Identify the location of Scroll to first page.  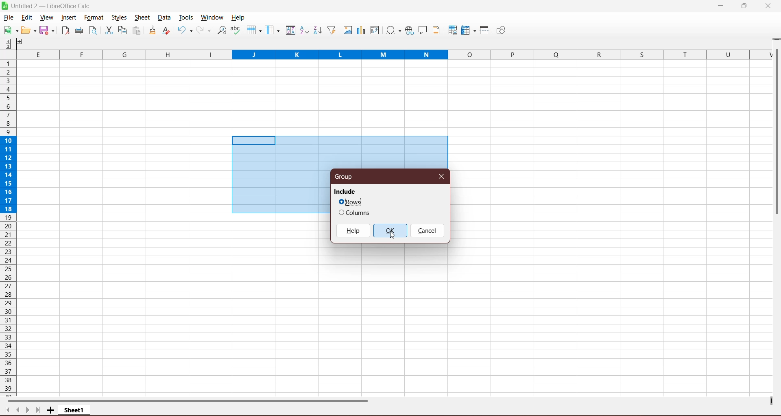
(6, 410).